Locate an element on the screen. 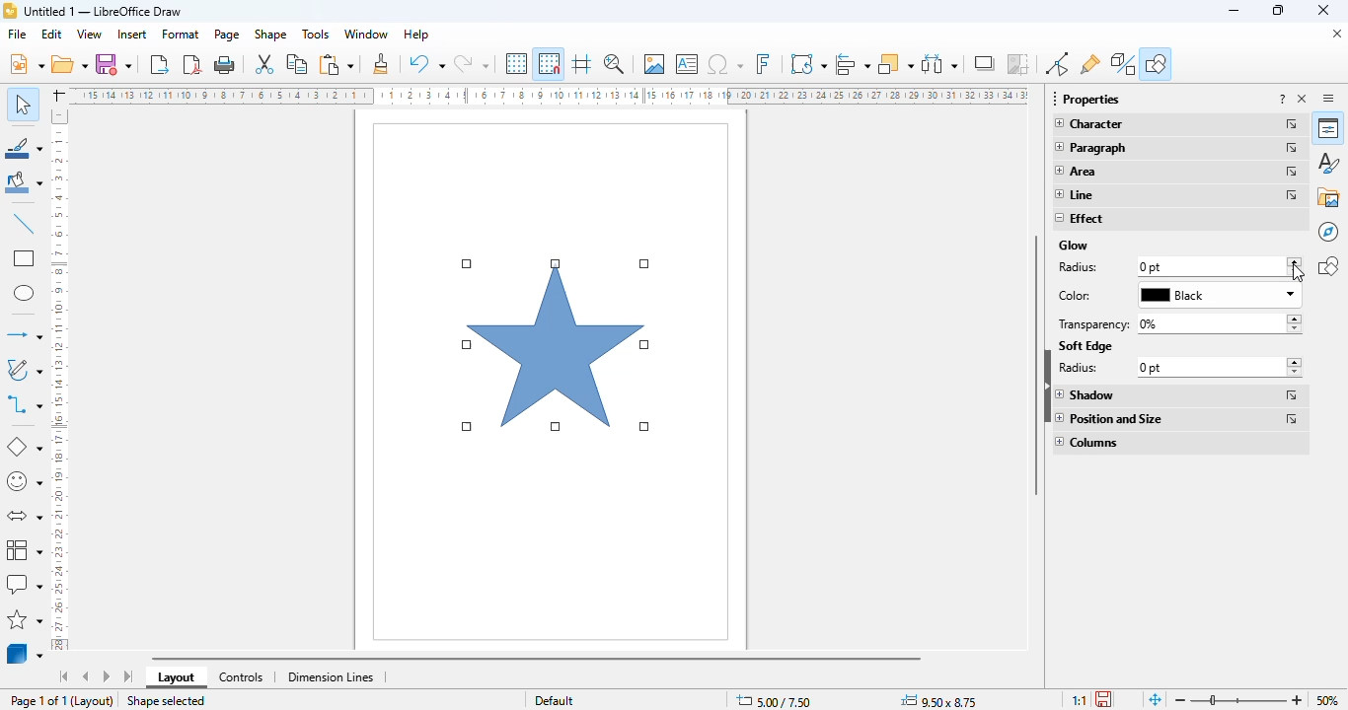 The width and height of the screenshot is (1348, 710). layout is located at coordinates (176, 677).